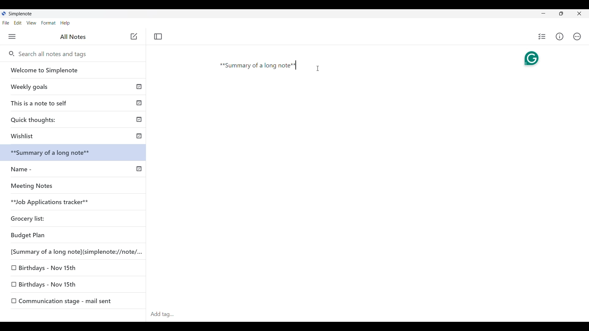 The width and height of the screenshot is (589, 331). What do you see at coordinates (76, 301) in the screenshot?
I see `Communication stage - mail sent` at bounding box center [76, 301].